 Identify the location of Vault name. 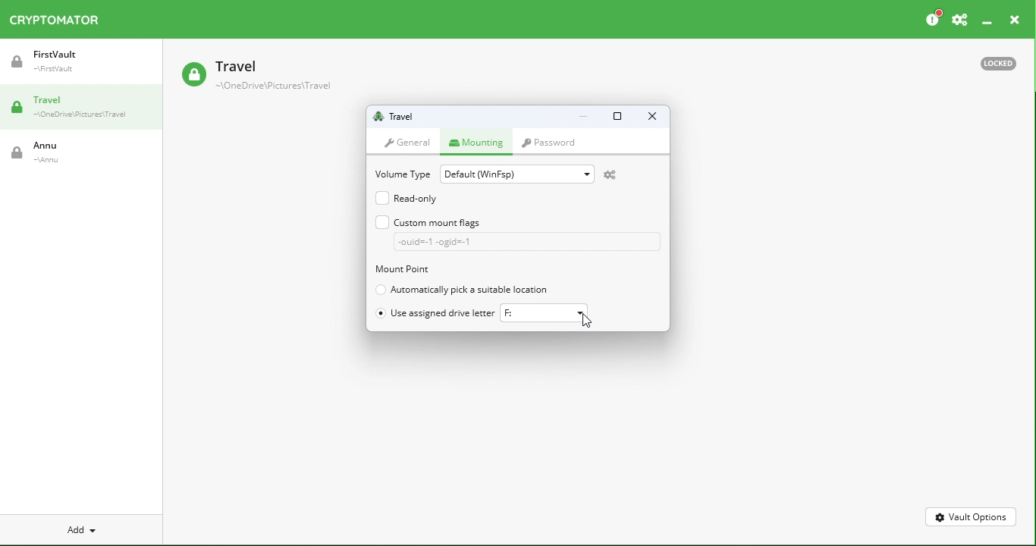
(402, 116).